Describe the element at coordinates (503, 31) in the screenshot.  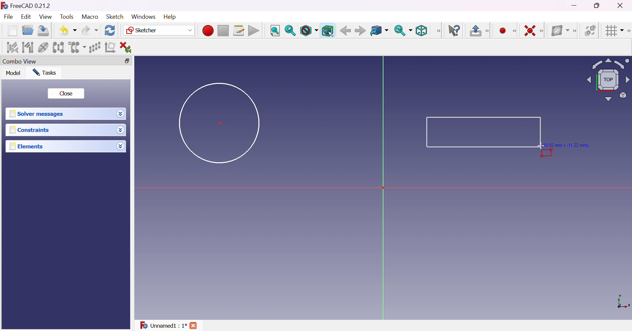
I see `Create point` at that location.